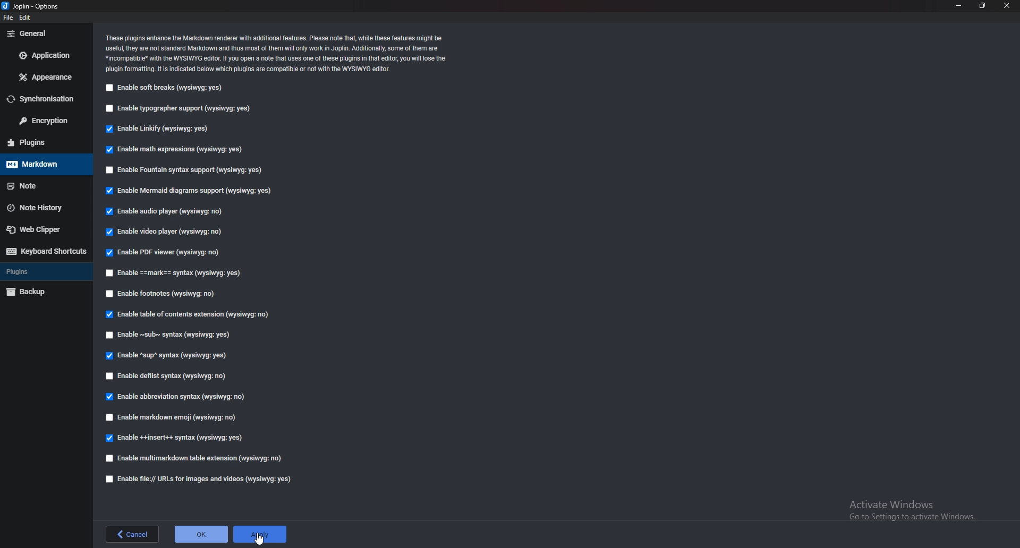  I want to click on Enable file urls for images and videos, so click(198, 479).